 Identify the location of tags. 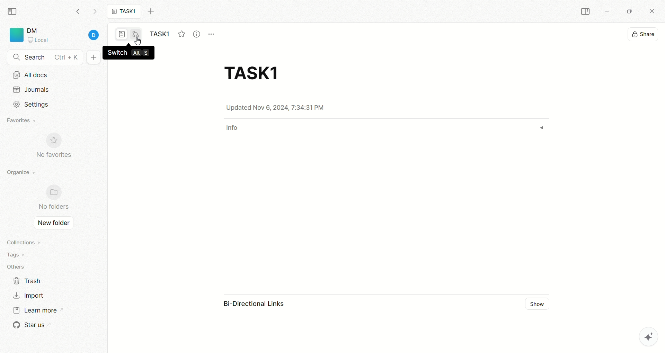
(14, 255).